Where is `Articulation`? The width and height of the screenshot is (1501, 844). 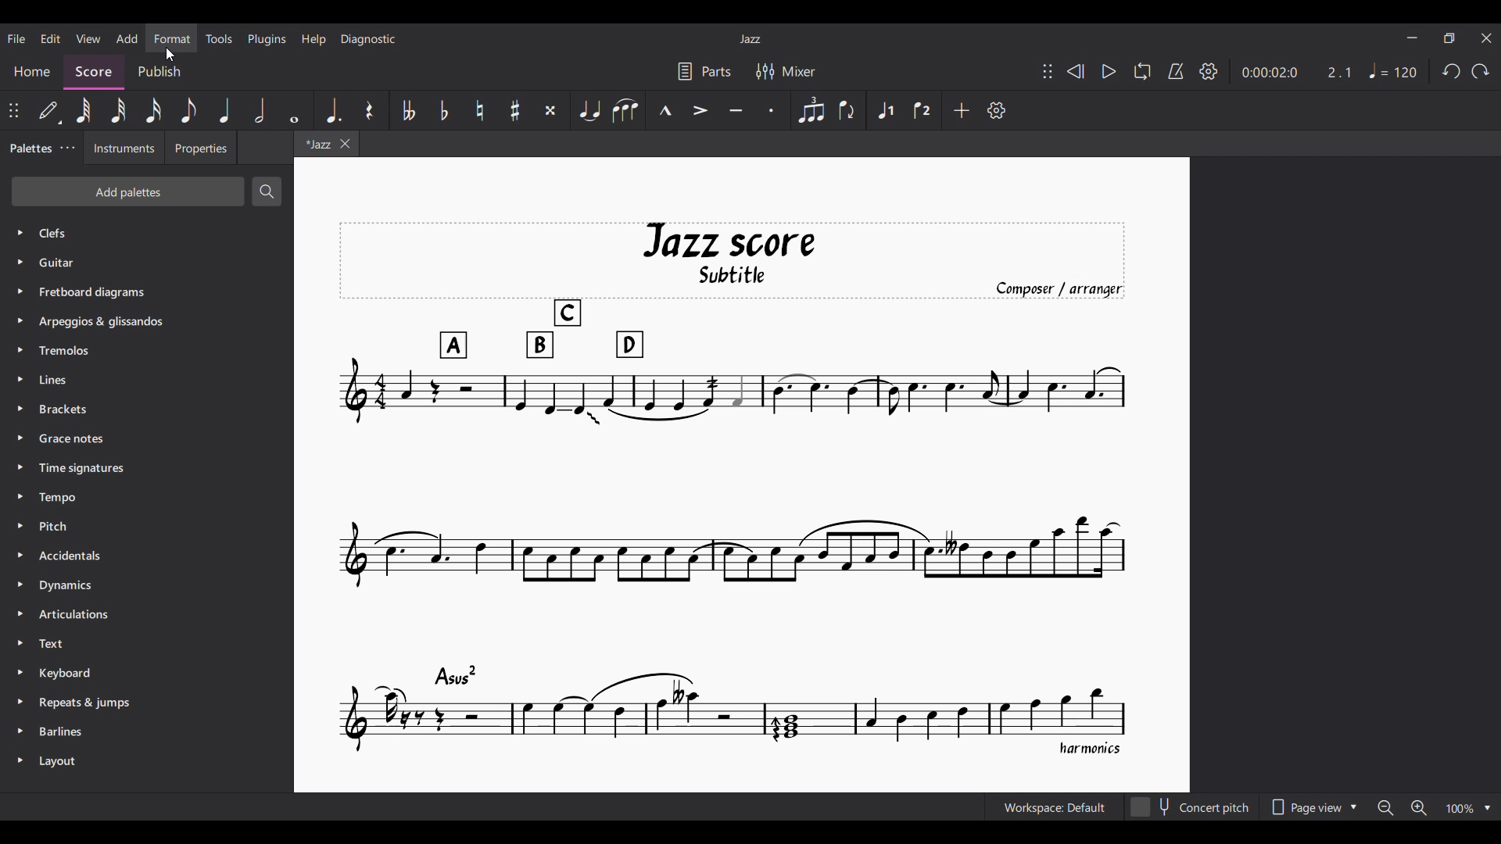 Articulation is located at coordinates (74, 616).